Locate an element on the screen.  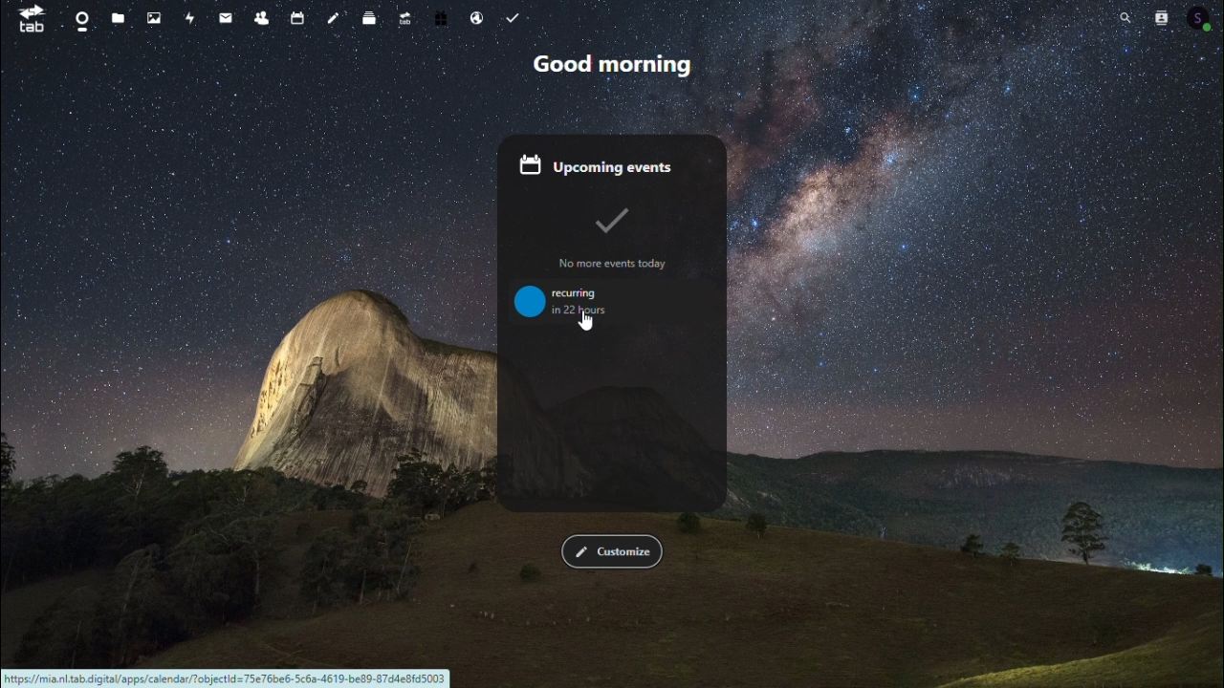
in 22 hours is located at coordinates (579, 311).